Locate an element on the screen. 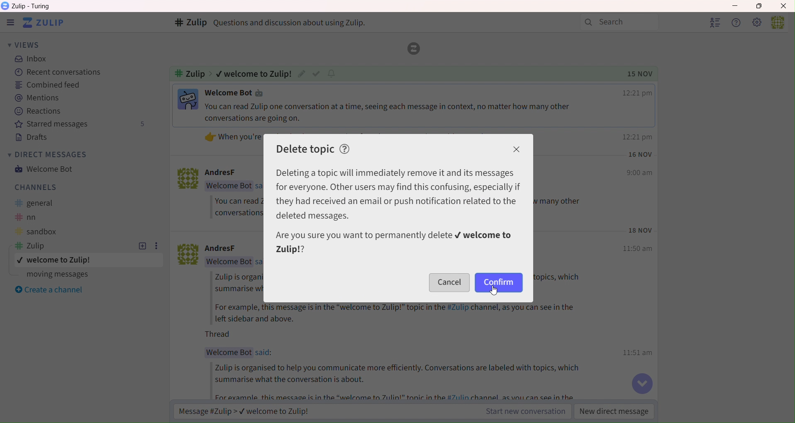  Help is located at coordinates (738, 24).